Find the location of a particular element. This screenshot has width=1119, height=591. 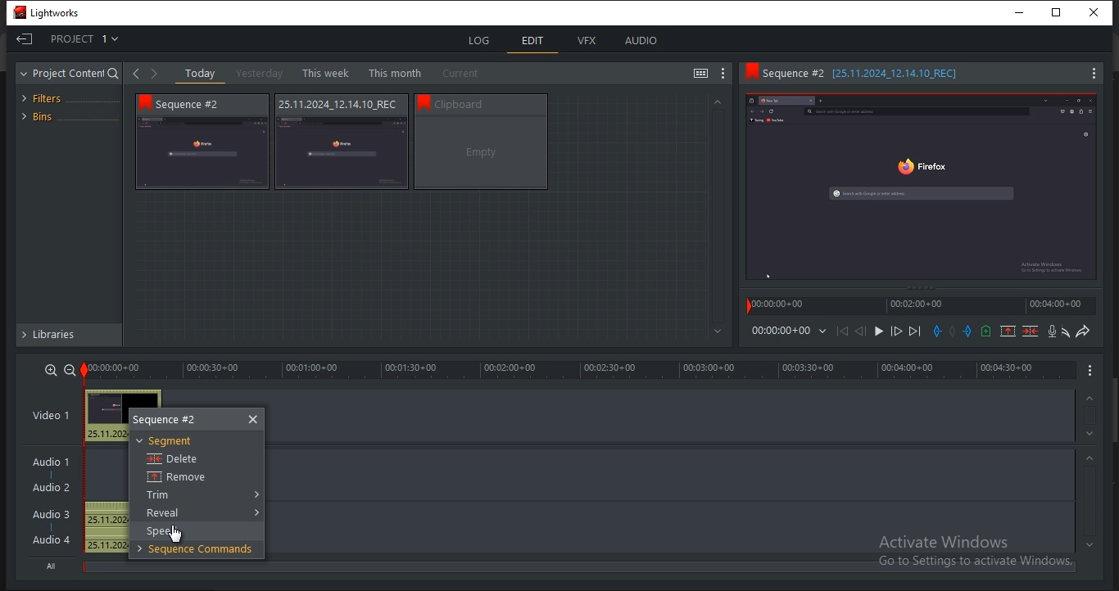

Menu is located at coordinates (1089, 73).